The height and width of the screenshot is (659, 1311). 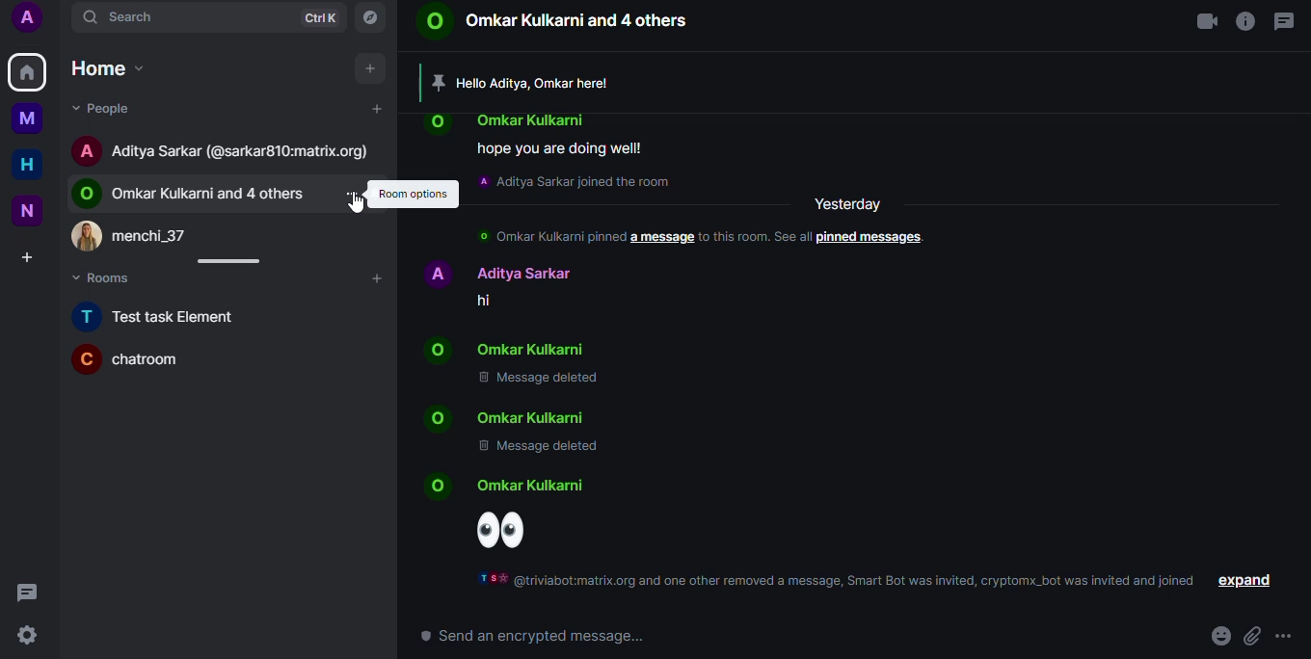 I want to click on video call, so click(x=1198, y=20).